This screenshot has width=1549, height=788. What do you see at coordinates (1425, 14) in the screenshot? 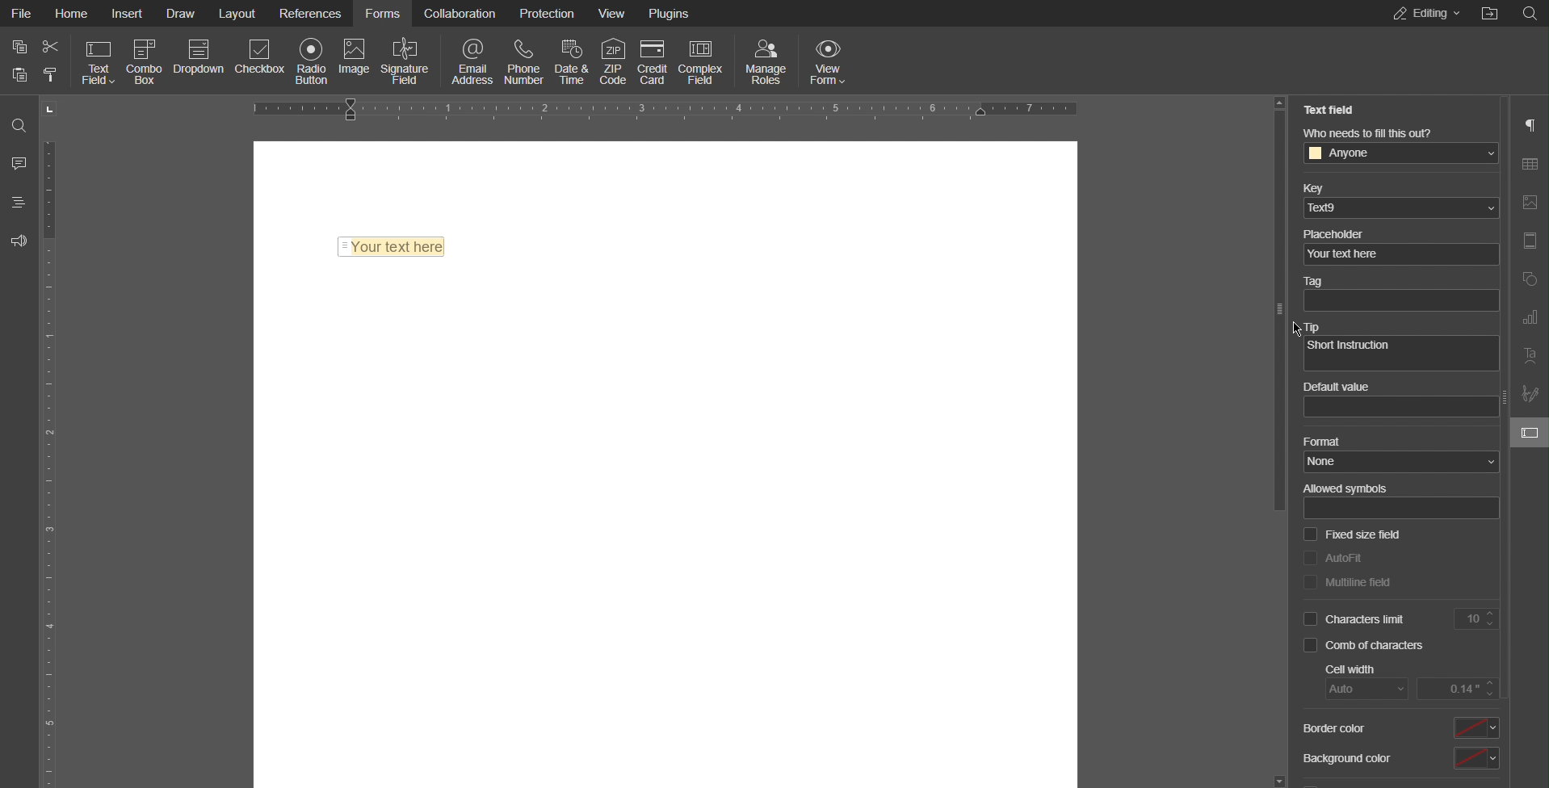
I see `Editing` at bounding box center [1425, 14].